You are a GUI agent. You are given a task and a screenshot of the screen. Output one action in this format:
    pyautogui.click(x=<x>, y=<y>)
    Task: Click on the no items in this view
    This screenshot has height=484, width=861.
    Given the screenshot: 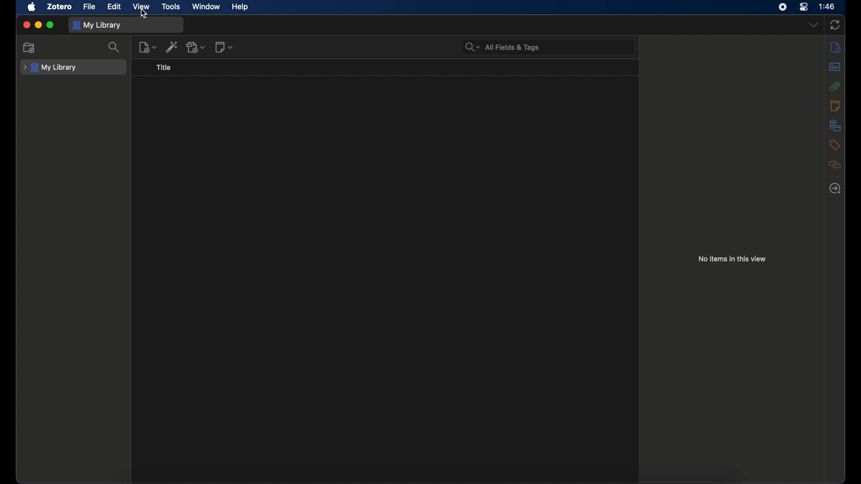 What is the action you would take?
    pyautogui.click(x=732, y=259)
    